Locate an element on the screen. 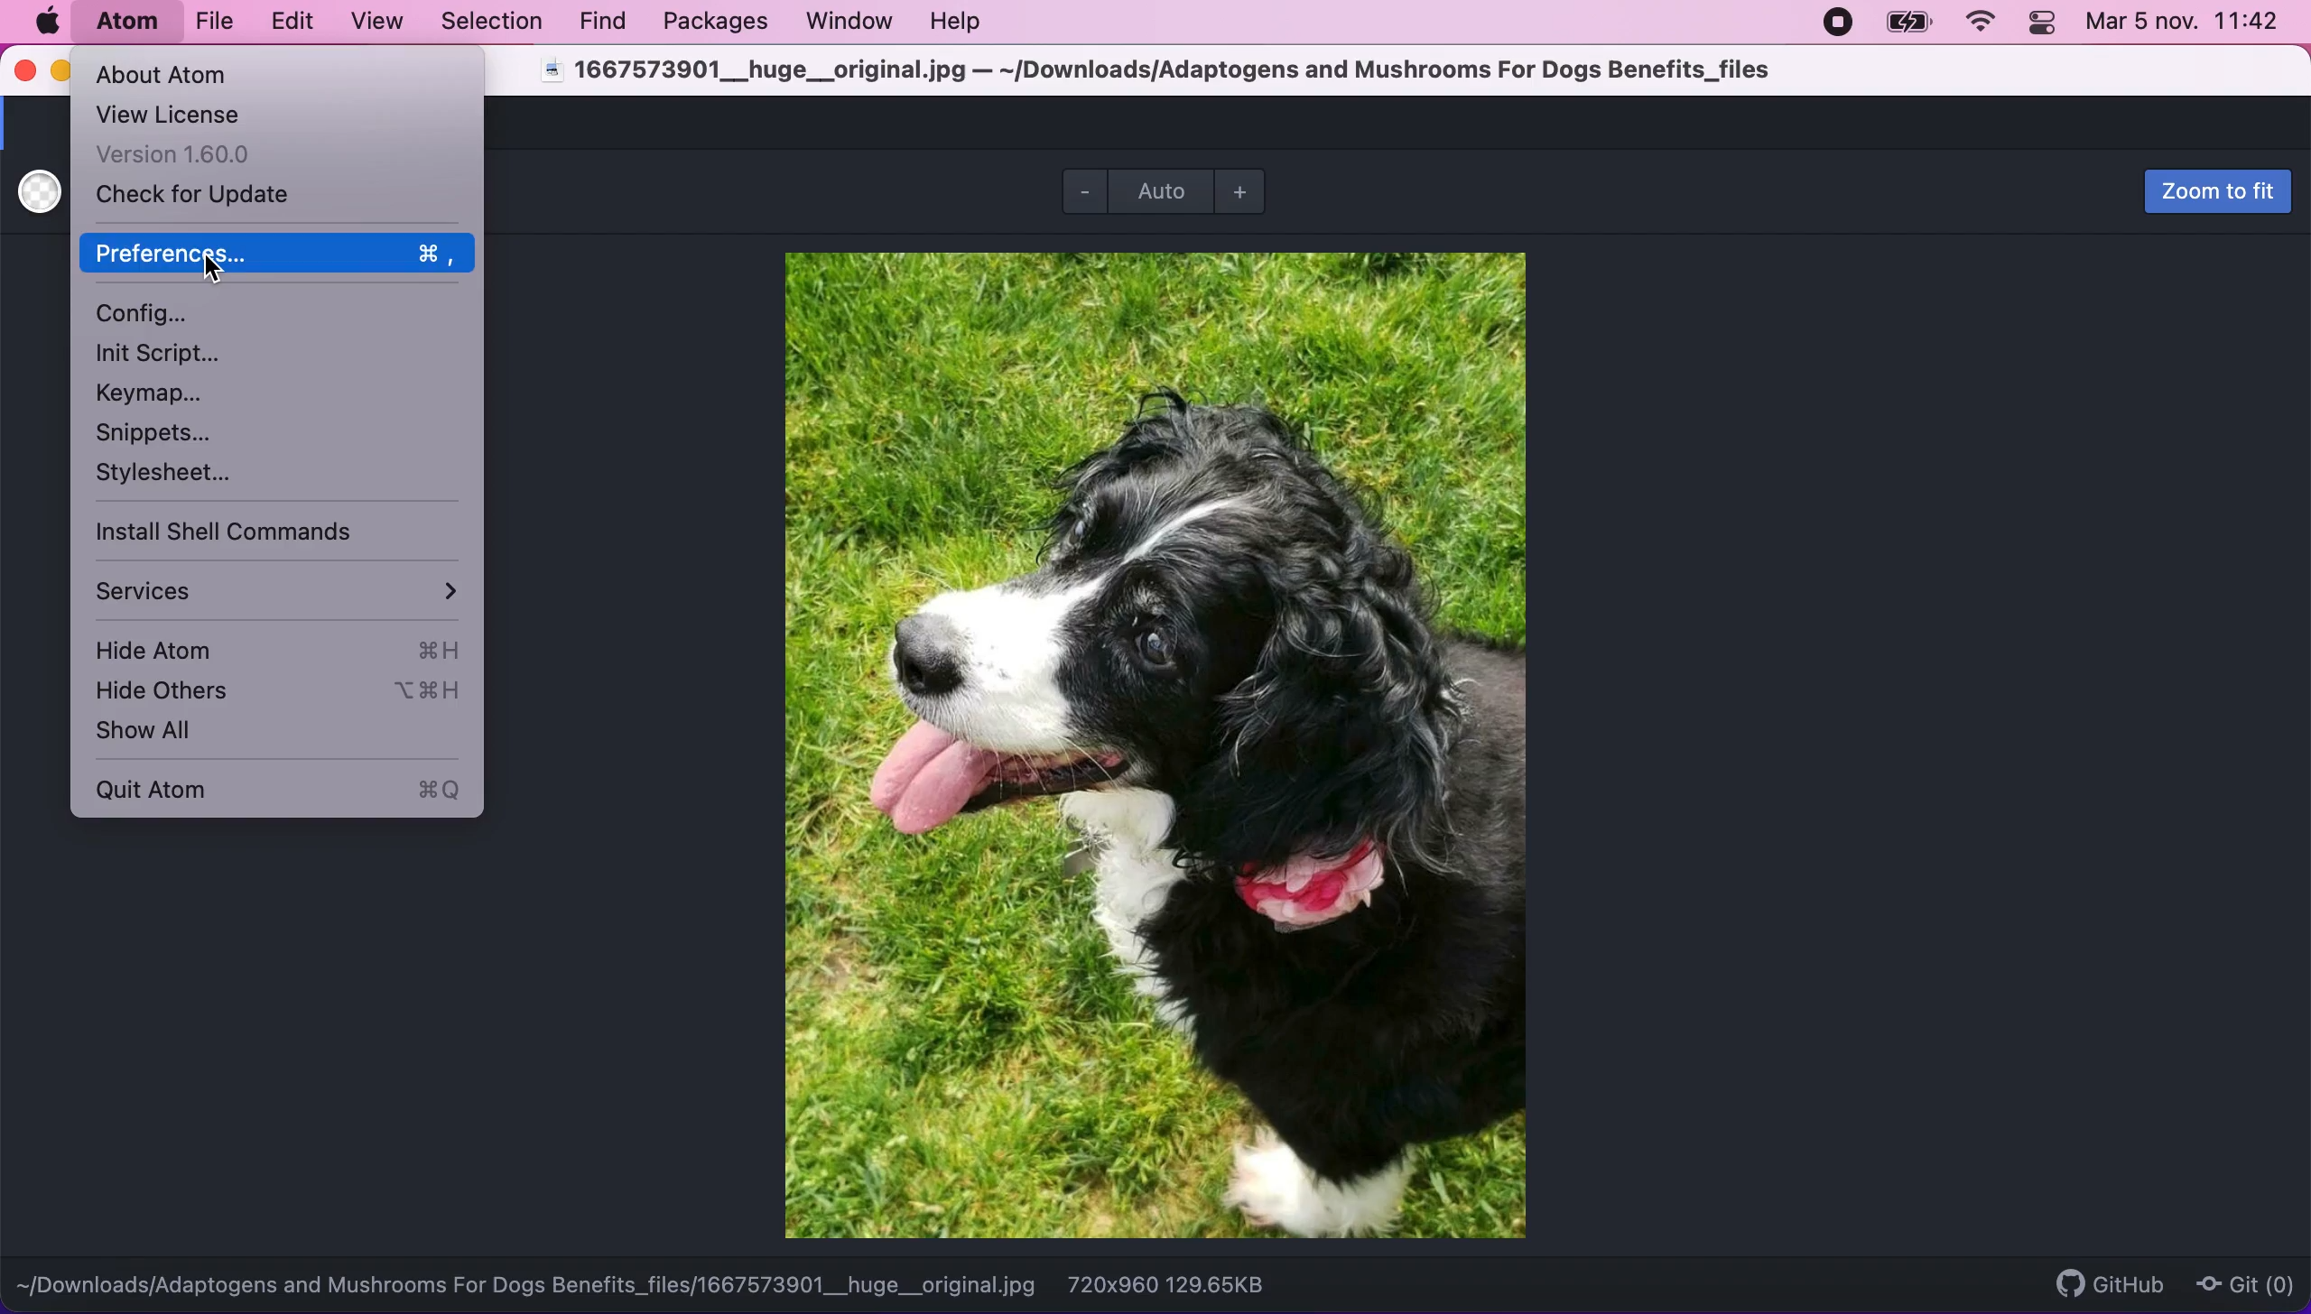 This screenshot has height=1314, width=2311. file is located at coordinates (212, 24).